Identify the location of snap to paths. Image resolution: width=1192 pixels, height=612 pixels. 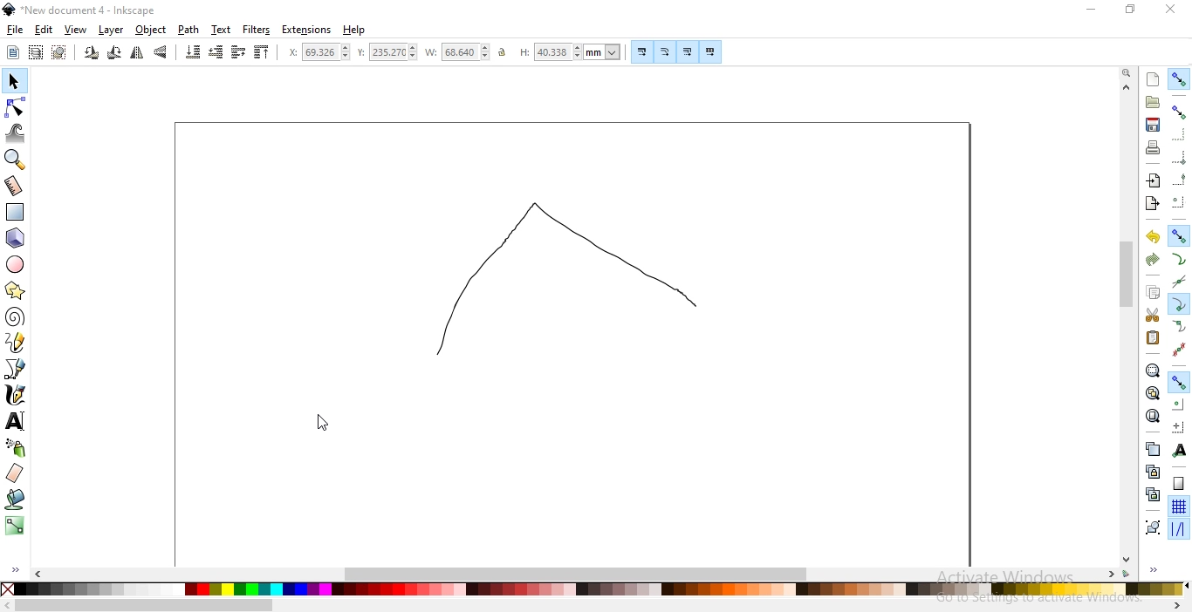
(1178, 259).